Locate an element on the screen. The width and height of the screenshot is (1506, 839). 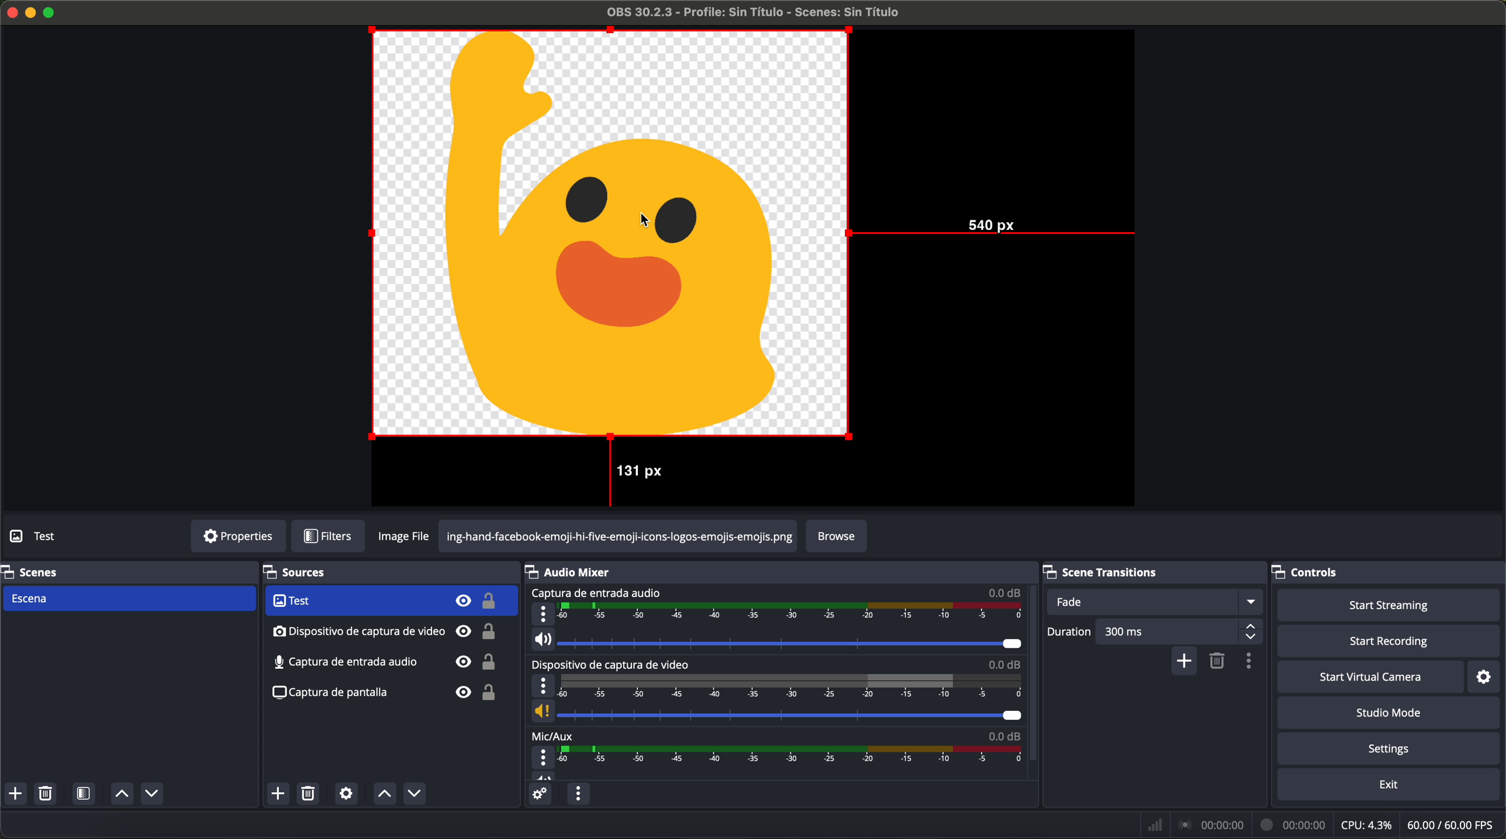
mic/aux is located at coordinates (553, 735).